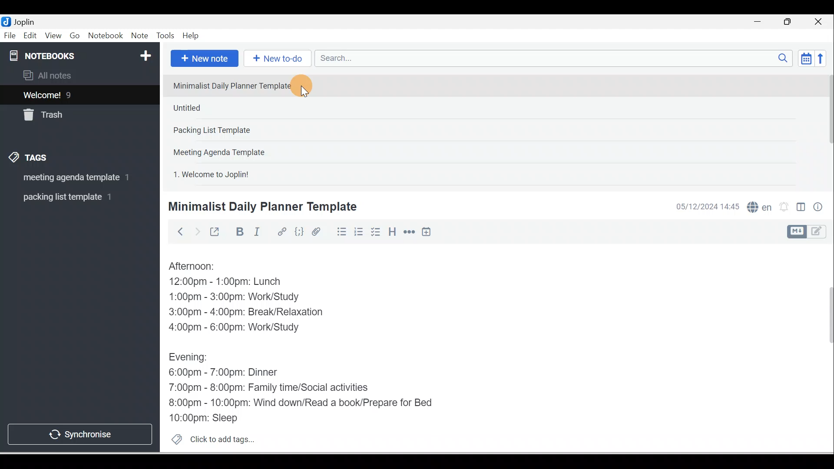  I want to click on Notes, so click(73, 93).